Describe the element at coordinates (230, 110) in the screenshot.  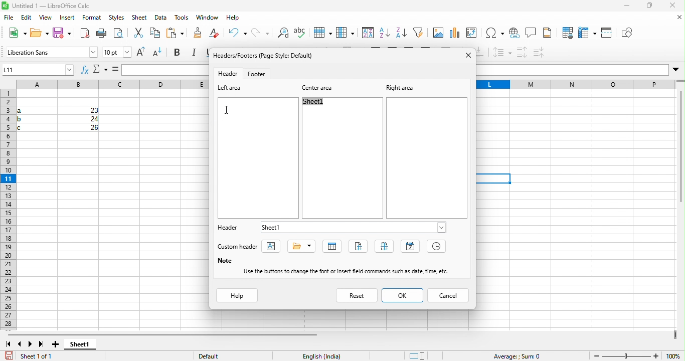
I see `cursor movement` at that location.